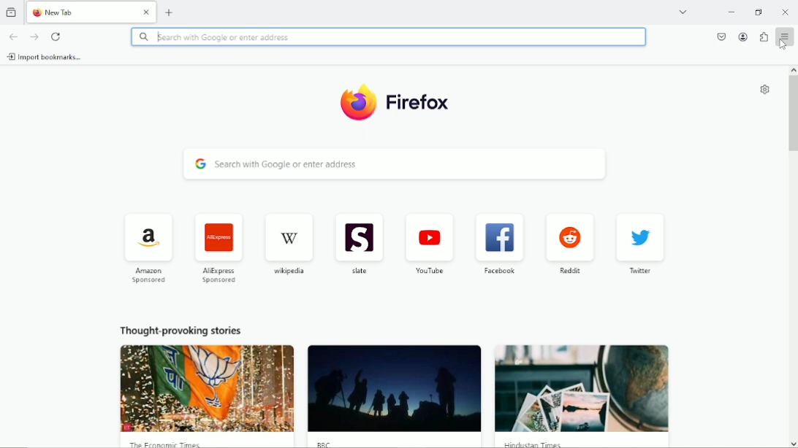 This screenshot has height=448, width=798. I want to click on minimize, so click(729, 11).